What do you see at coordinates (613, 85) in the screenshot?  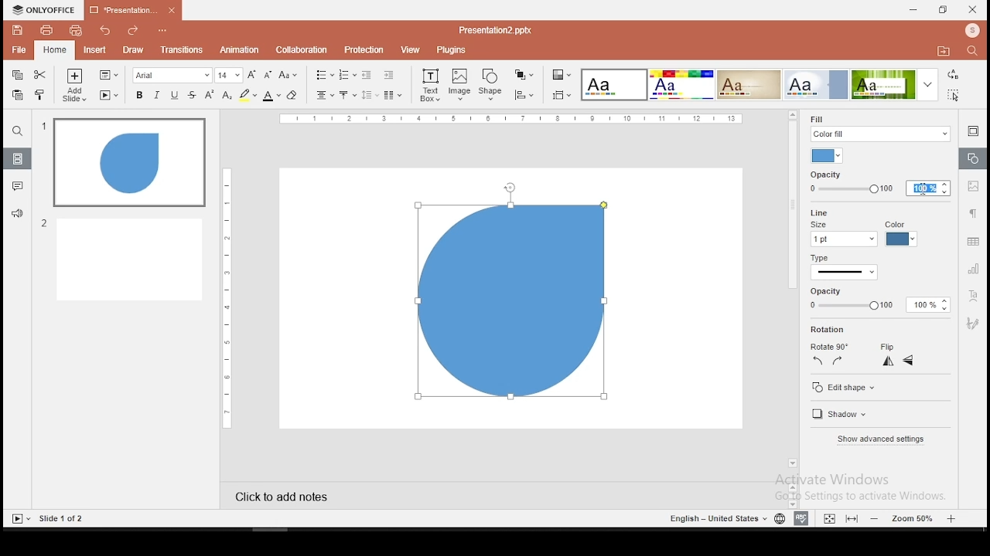 I see `theme` at bounding box center [613, 85].